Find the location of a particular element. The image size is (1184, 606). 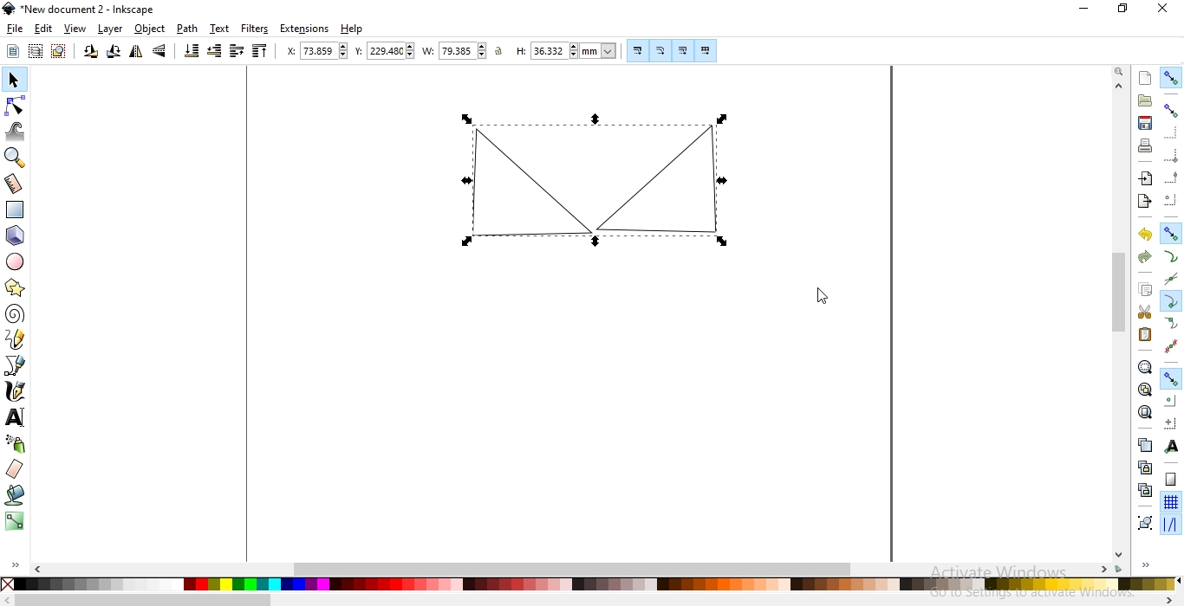

snap smooth nodes incl quadrant points of ellipses is located at coordinates (1171, 323).